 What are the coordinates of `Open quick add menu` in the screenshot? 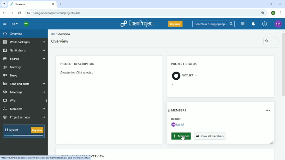 It's located at (42, 24).